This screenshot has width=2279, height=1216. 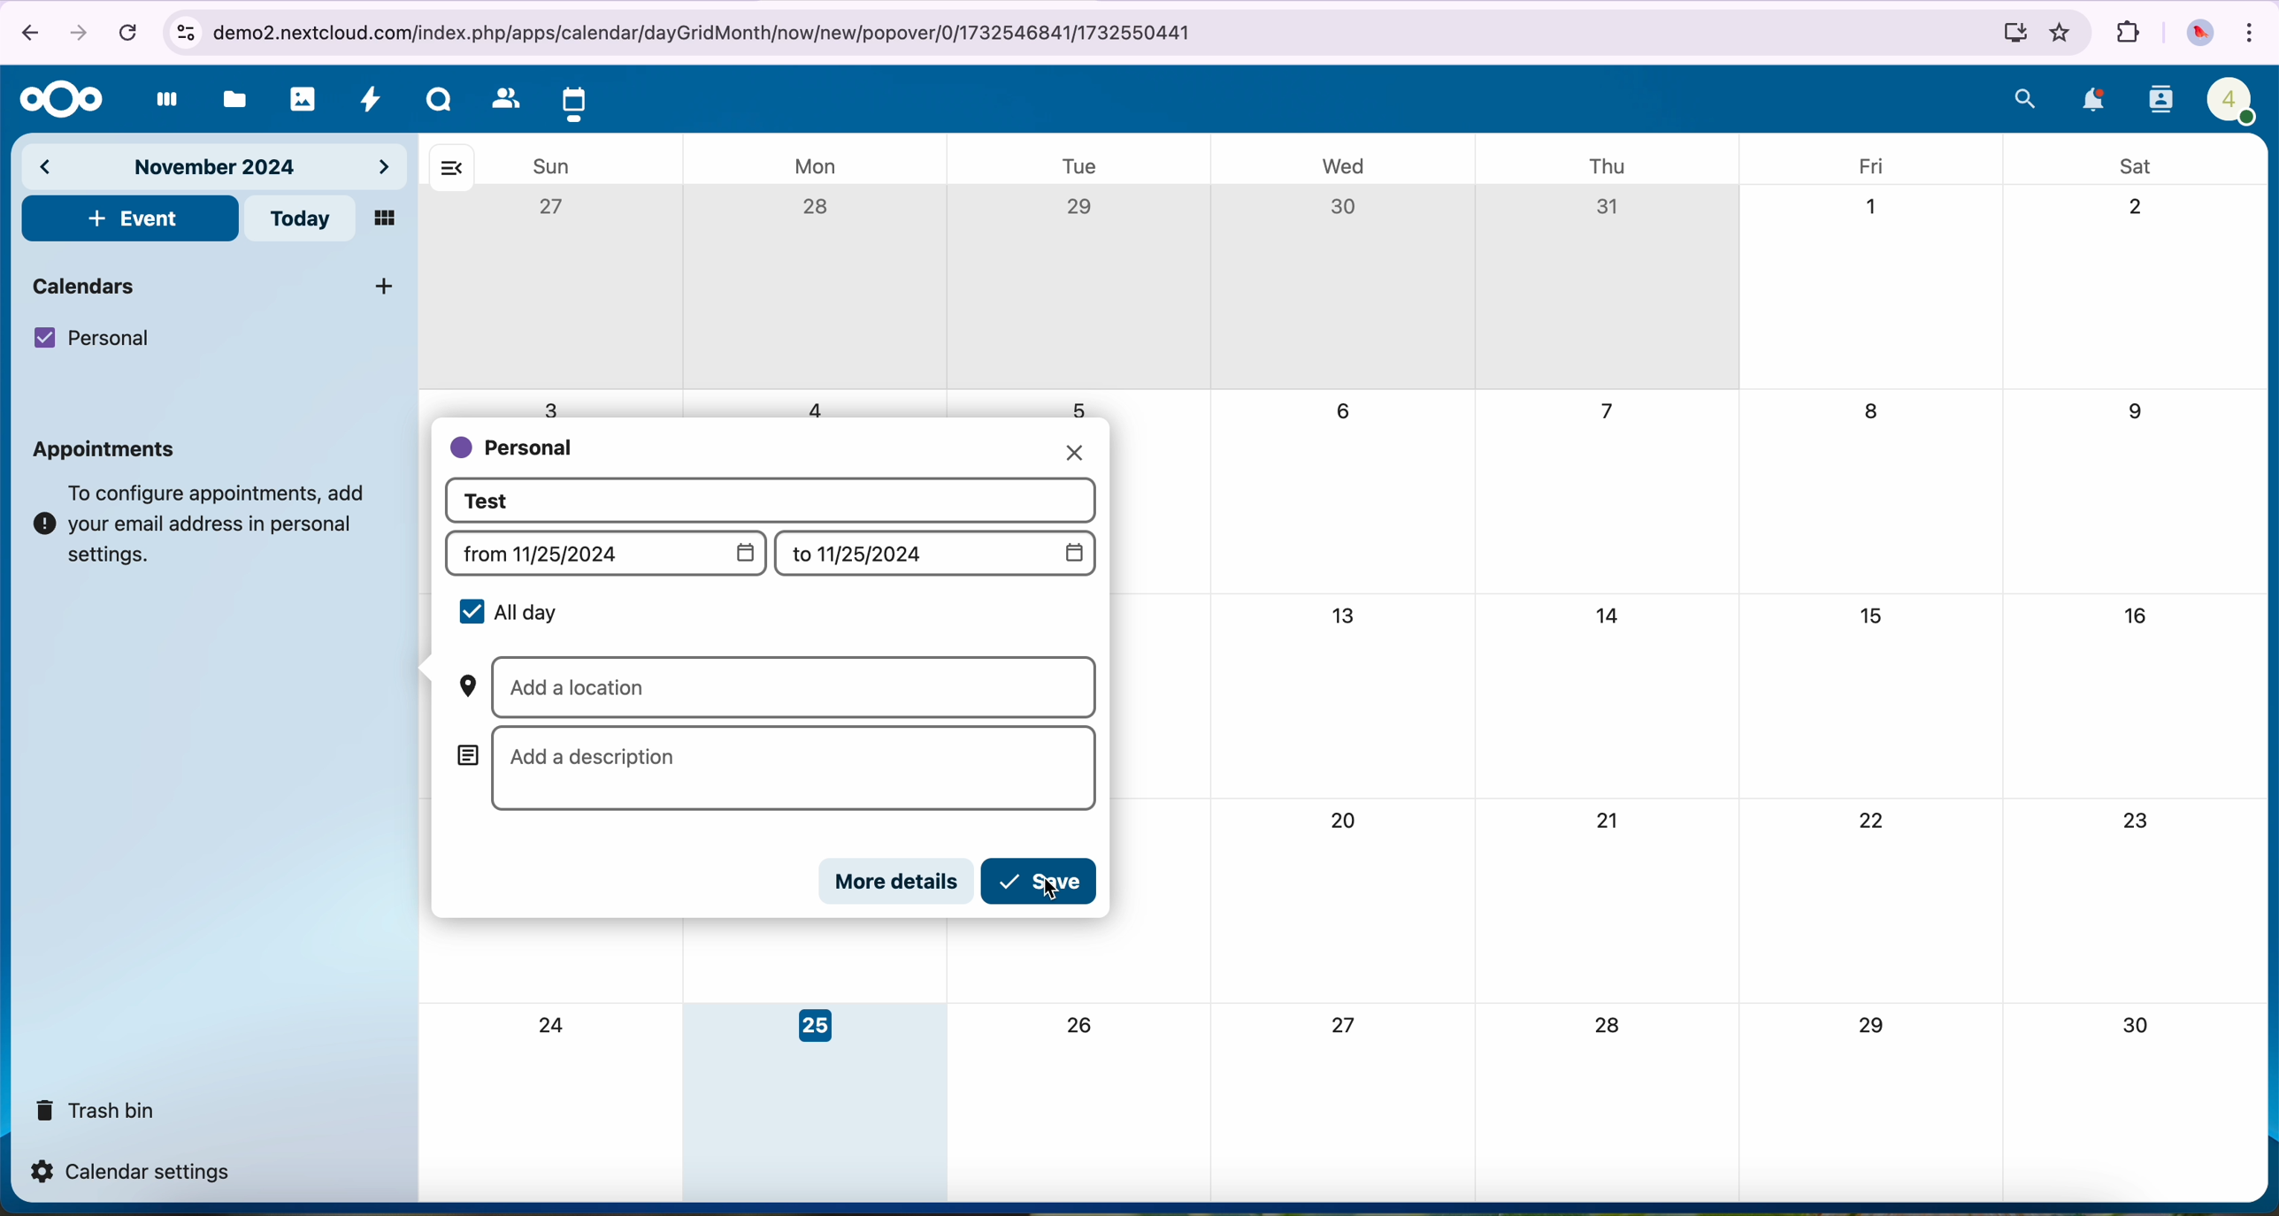 I want to click on 1, so click(x=1871, y=207).